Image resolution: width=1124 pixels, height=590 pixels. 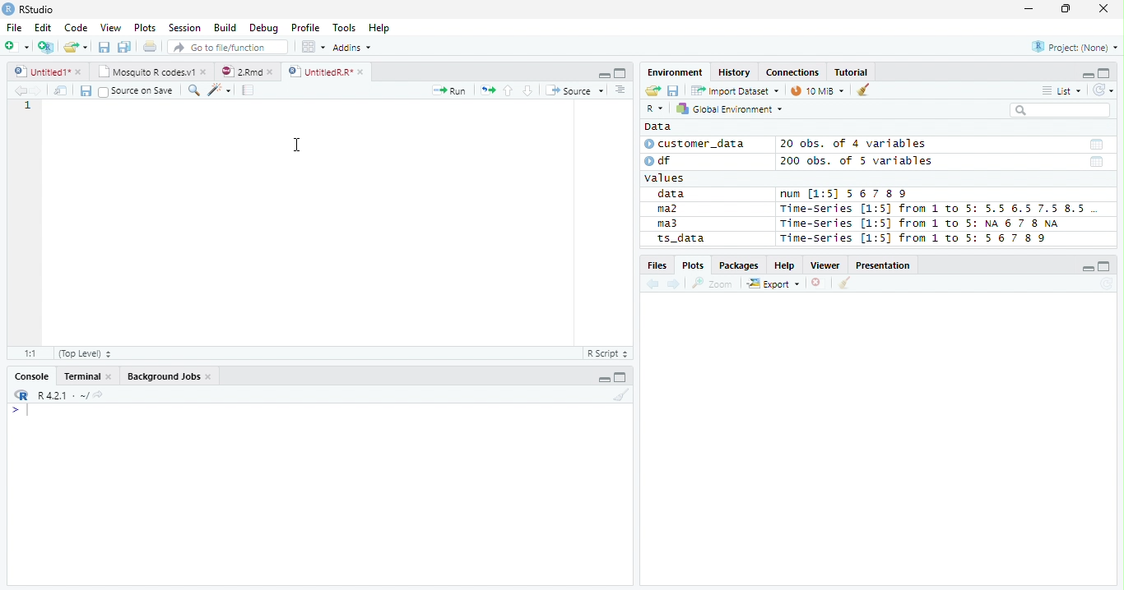 I want to click on Project (none), so click(x=1077, y=45).